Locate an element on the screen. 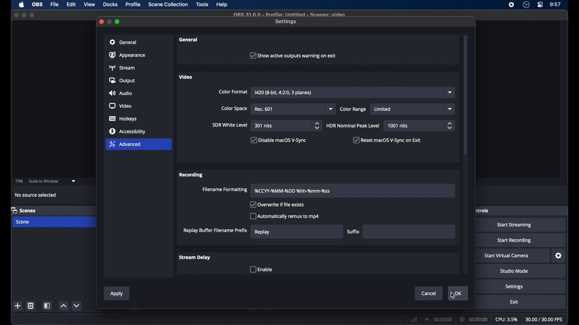 This screenshot has height=325, width=579. recording is located at coordinates (191, 175).